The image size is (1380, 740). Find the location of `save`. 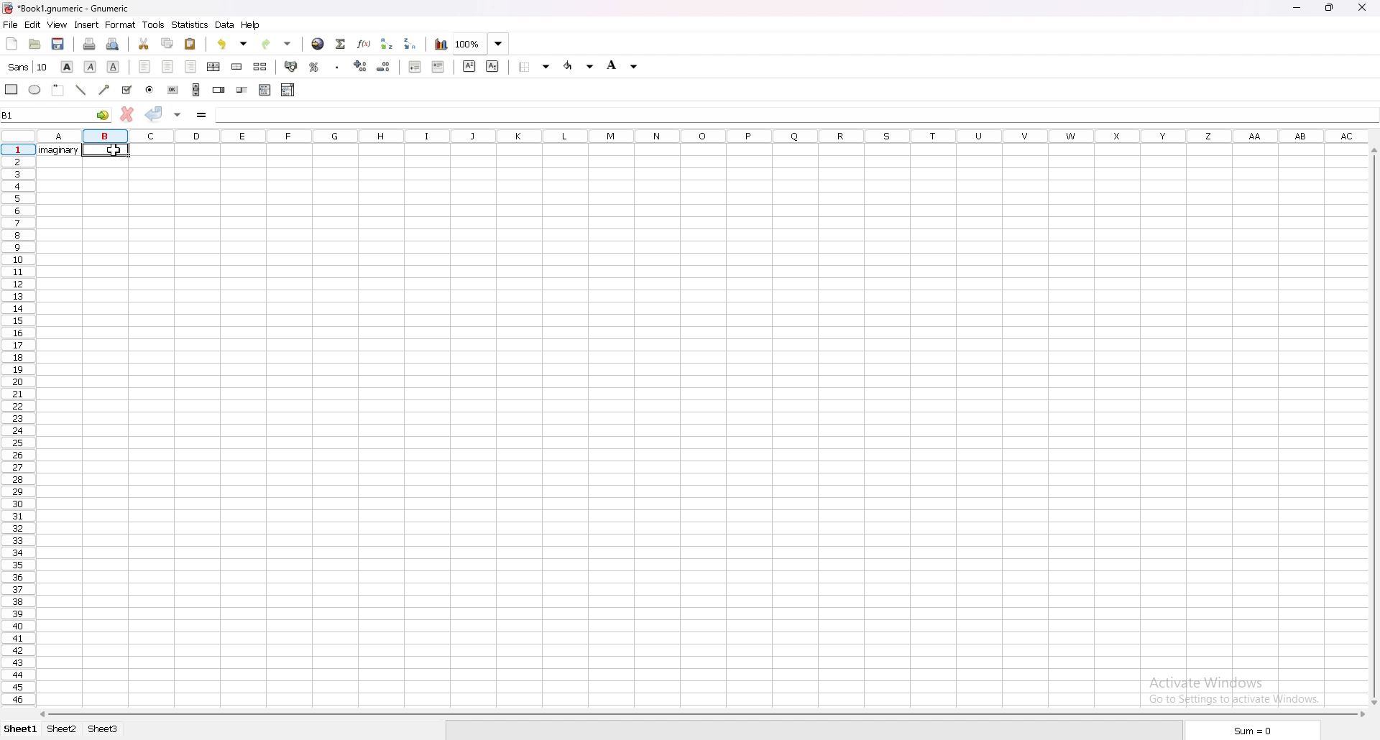

save is located at coordinates (58, 45).